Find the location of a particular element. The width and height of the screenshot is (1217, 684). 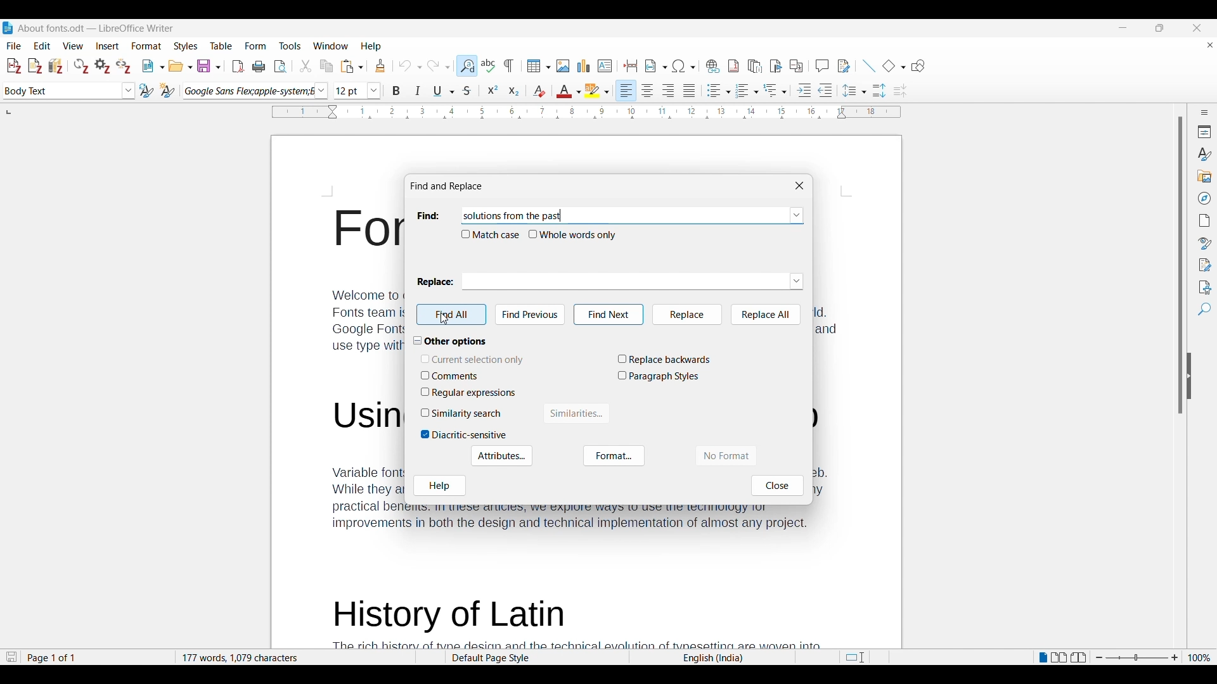

Add/Edit Bibliography is located at coordinates (56, 66).